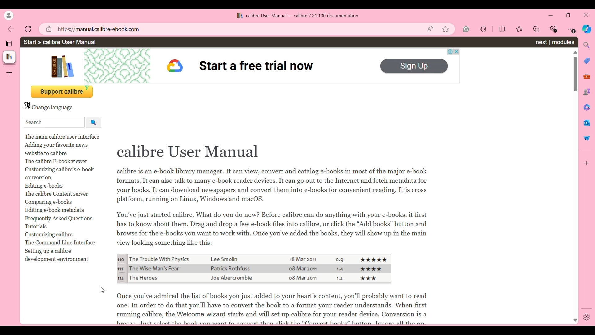 This screenshot has height=335, width=595. What do you see at coordinates (55, 122) in the screenshot?
I see `Type in search` at bounding box center [55, 122].